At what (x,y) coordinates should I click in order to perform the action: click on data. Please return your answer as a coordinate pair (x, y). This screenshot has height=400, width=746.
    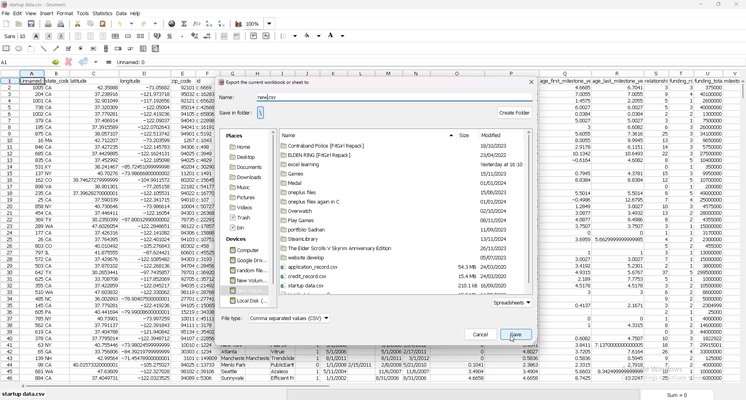
    Looking at the image, I should click on (390, 363).